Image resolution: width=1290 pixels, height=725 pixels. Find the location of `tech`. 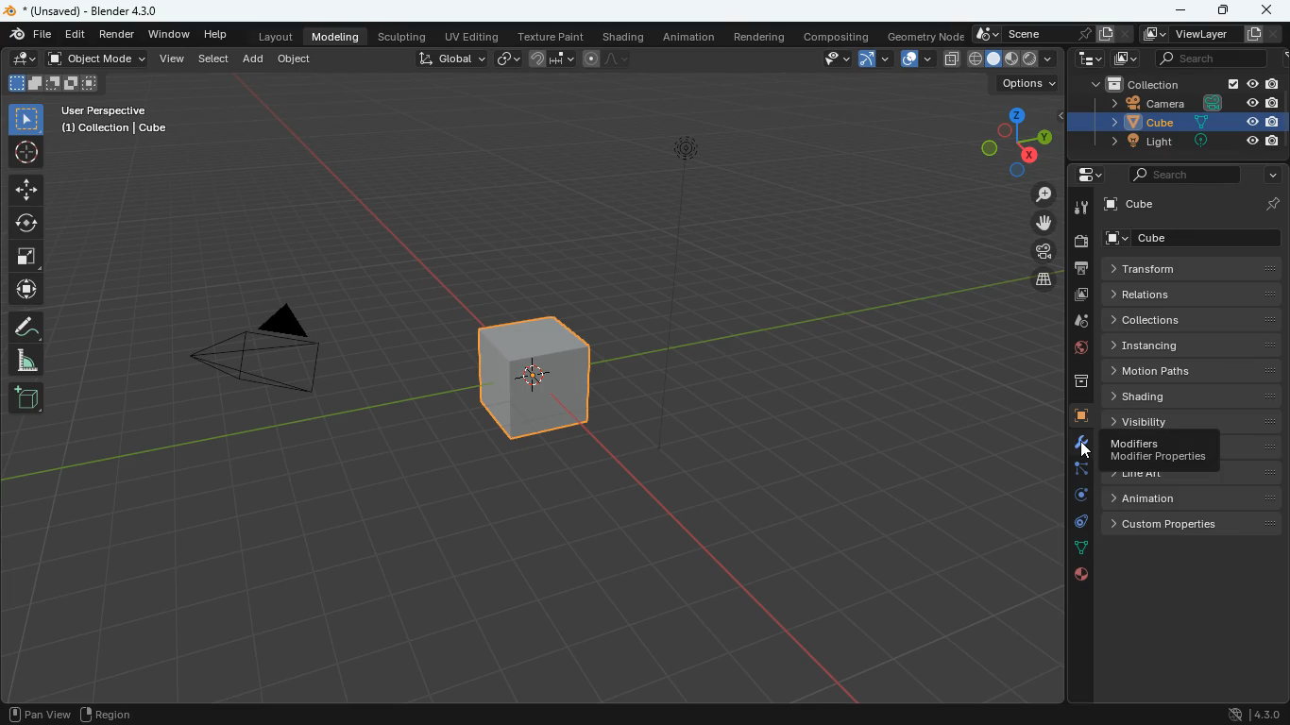

tech is located at coordinates (1083, 59).